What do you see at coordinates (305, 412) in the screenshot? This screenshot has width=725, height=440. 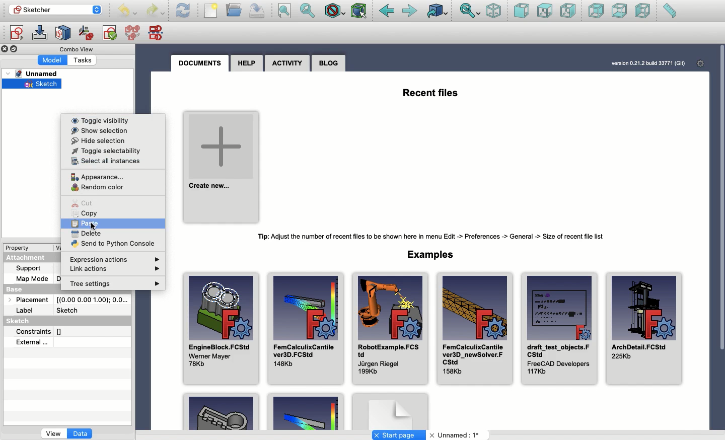 I see `Examples` at bounding box center [305, 412].